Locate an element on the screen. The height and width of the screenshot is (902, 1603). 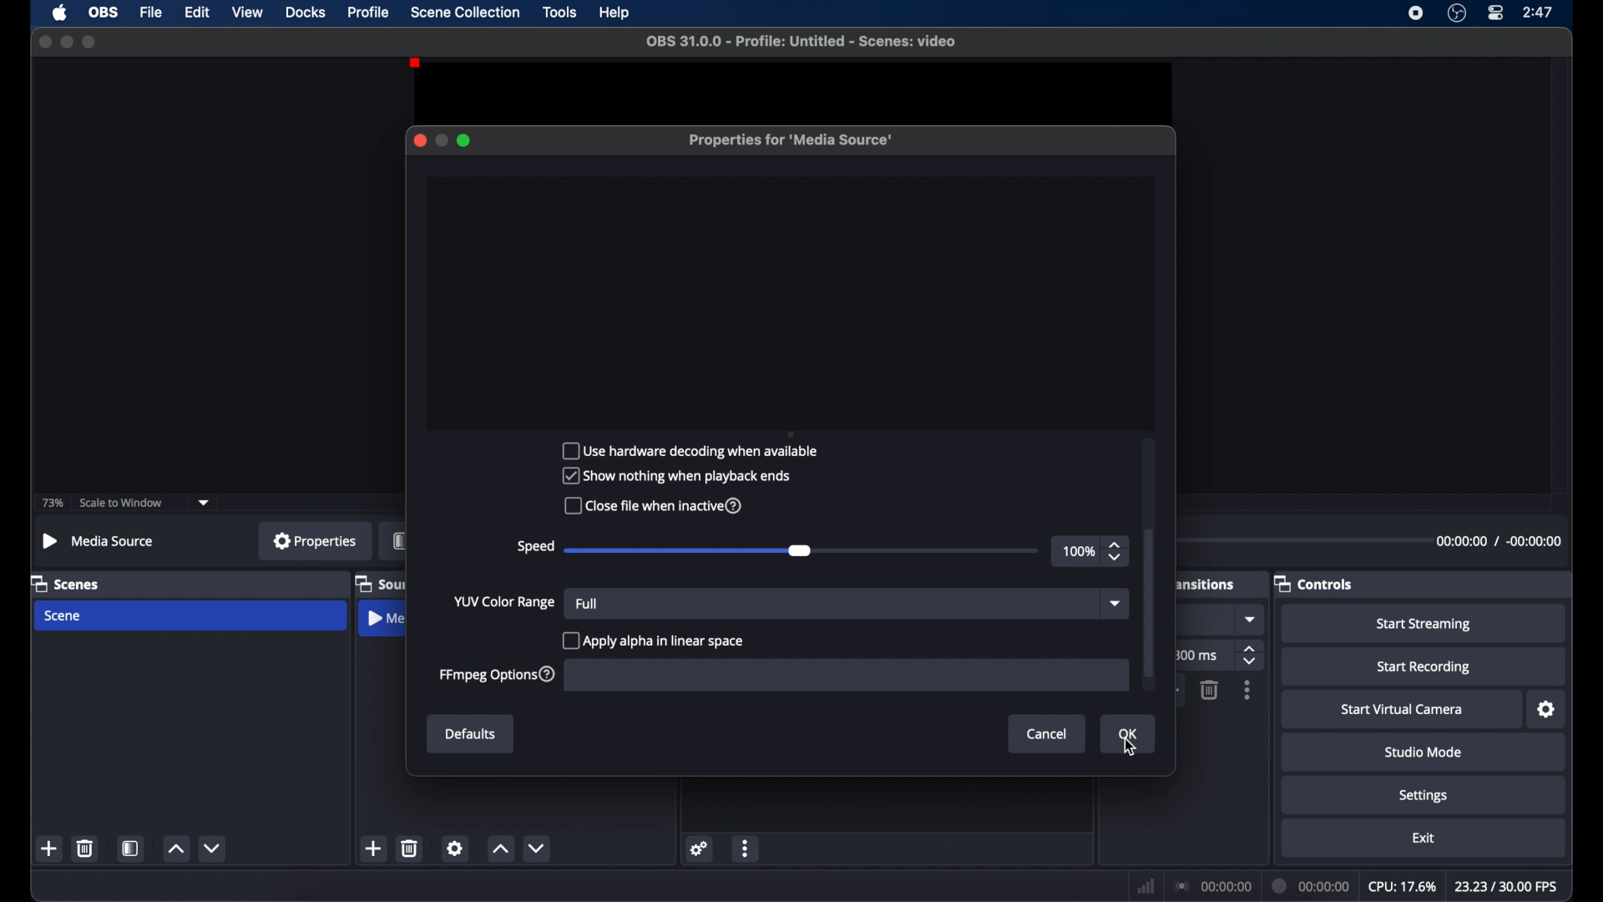
view is located at coordinates (249, 13).